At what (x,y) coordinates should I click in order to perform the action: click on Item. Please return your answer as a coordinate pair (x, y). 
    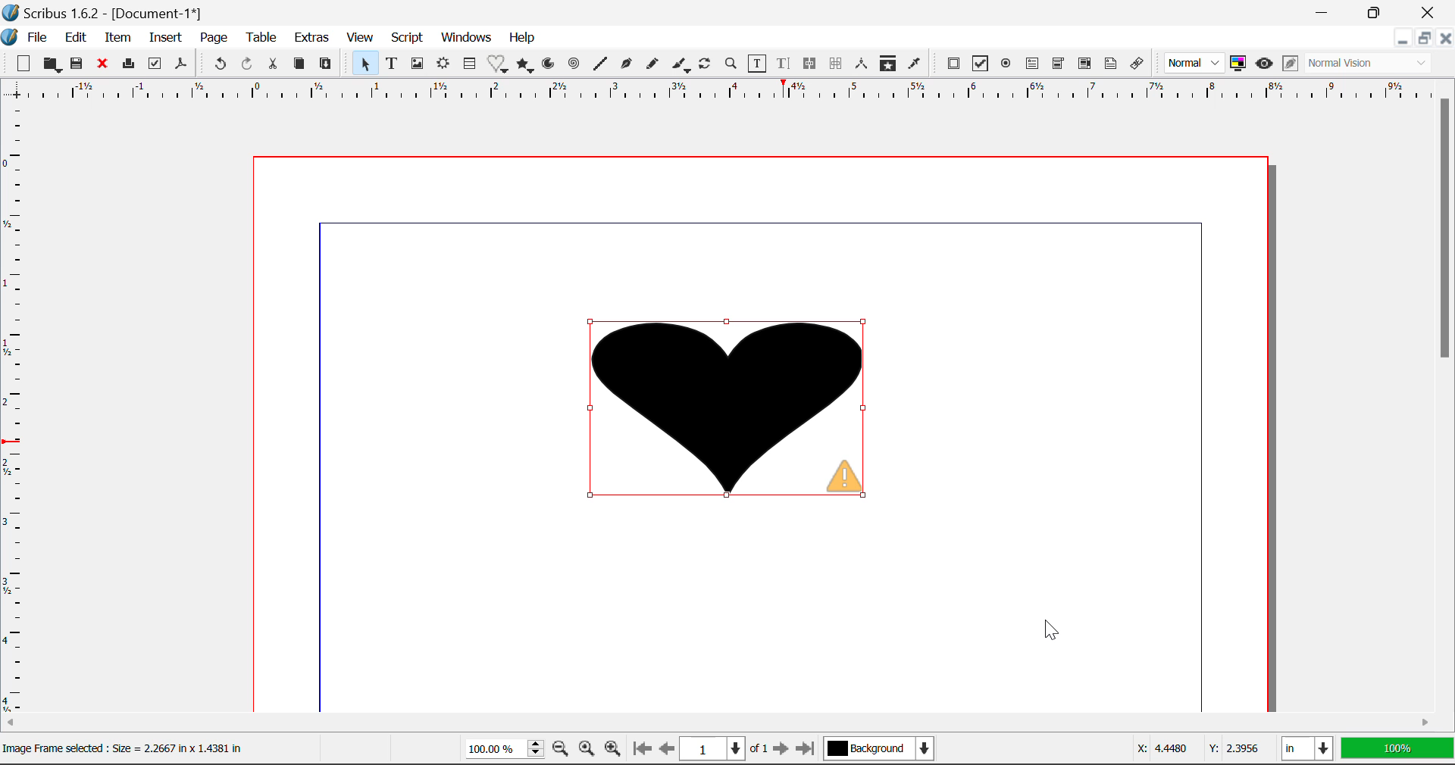
    Looking at the image, I should click on (118, 39).